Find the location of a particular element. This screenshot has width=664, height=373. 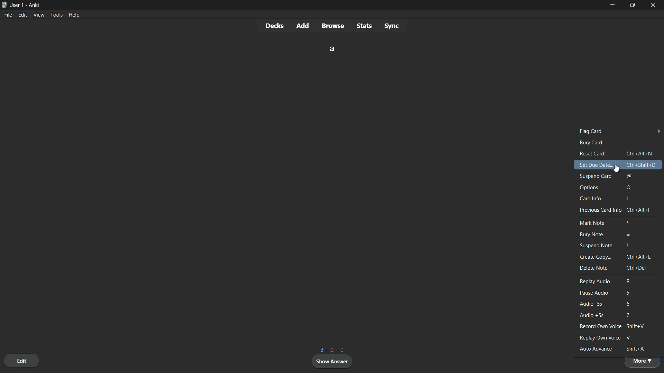

keyboard shortcut is located at coordinates (628, 281).